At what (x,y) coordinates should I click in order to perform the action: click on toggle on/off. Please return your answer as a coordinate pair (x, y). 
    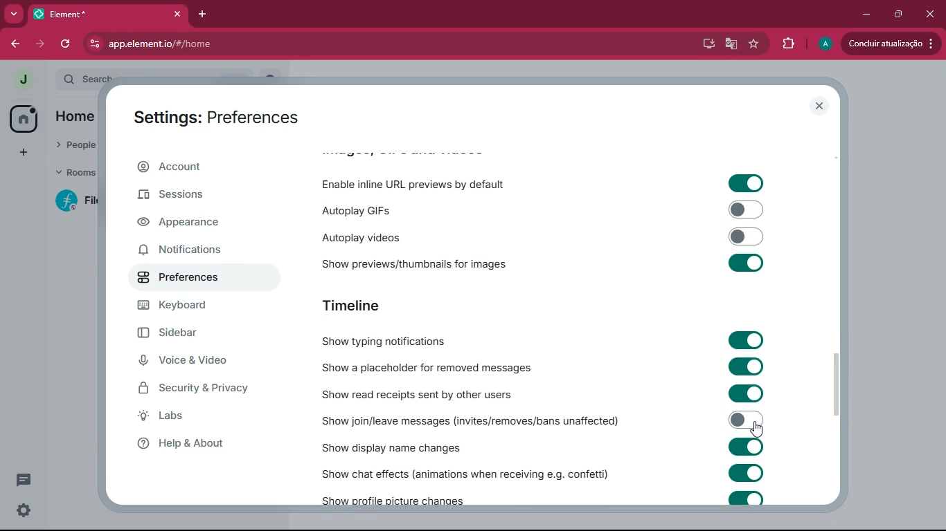
    Looking at the image, I should click on (747, 366).